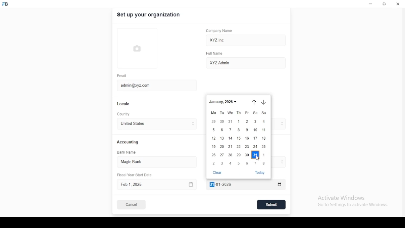  What do you see at coordinates (131, 205) in the screenshot?
I see `cancel` at bounding box center [131, 205].